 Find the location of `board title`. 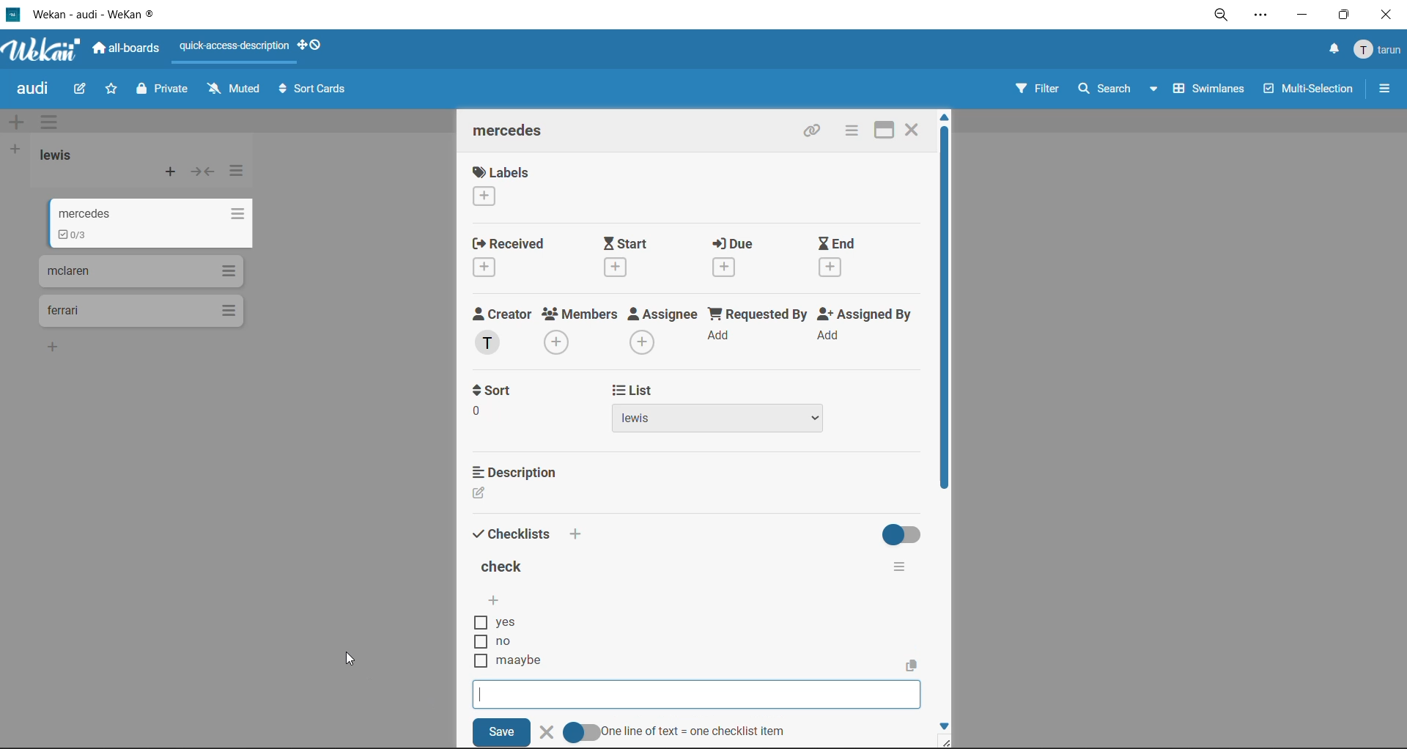

board title is located at coordinates (34, 91).